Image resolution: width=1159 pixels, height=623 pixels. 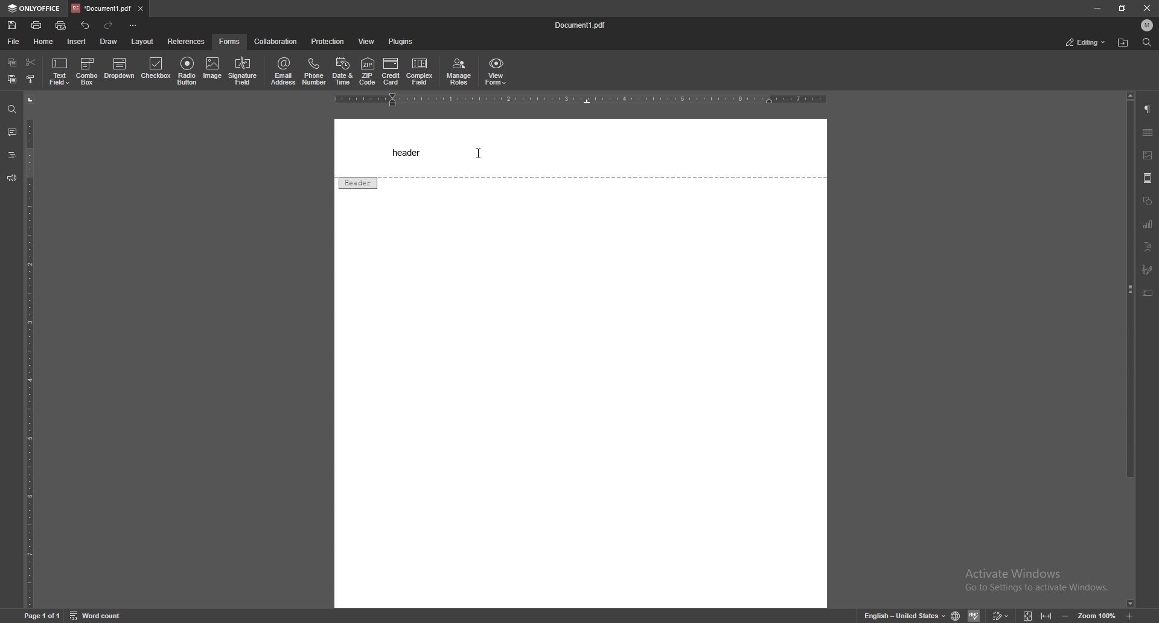 What do you see at coordinates (1131, 350) in the screenshot?
I see `scroll bar` at bounding box center [1131, 350].